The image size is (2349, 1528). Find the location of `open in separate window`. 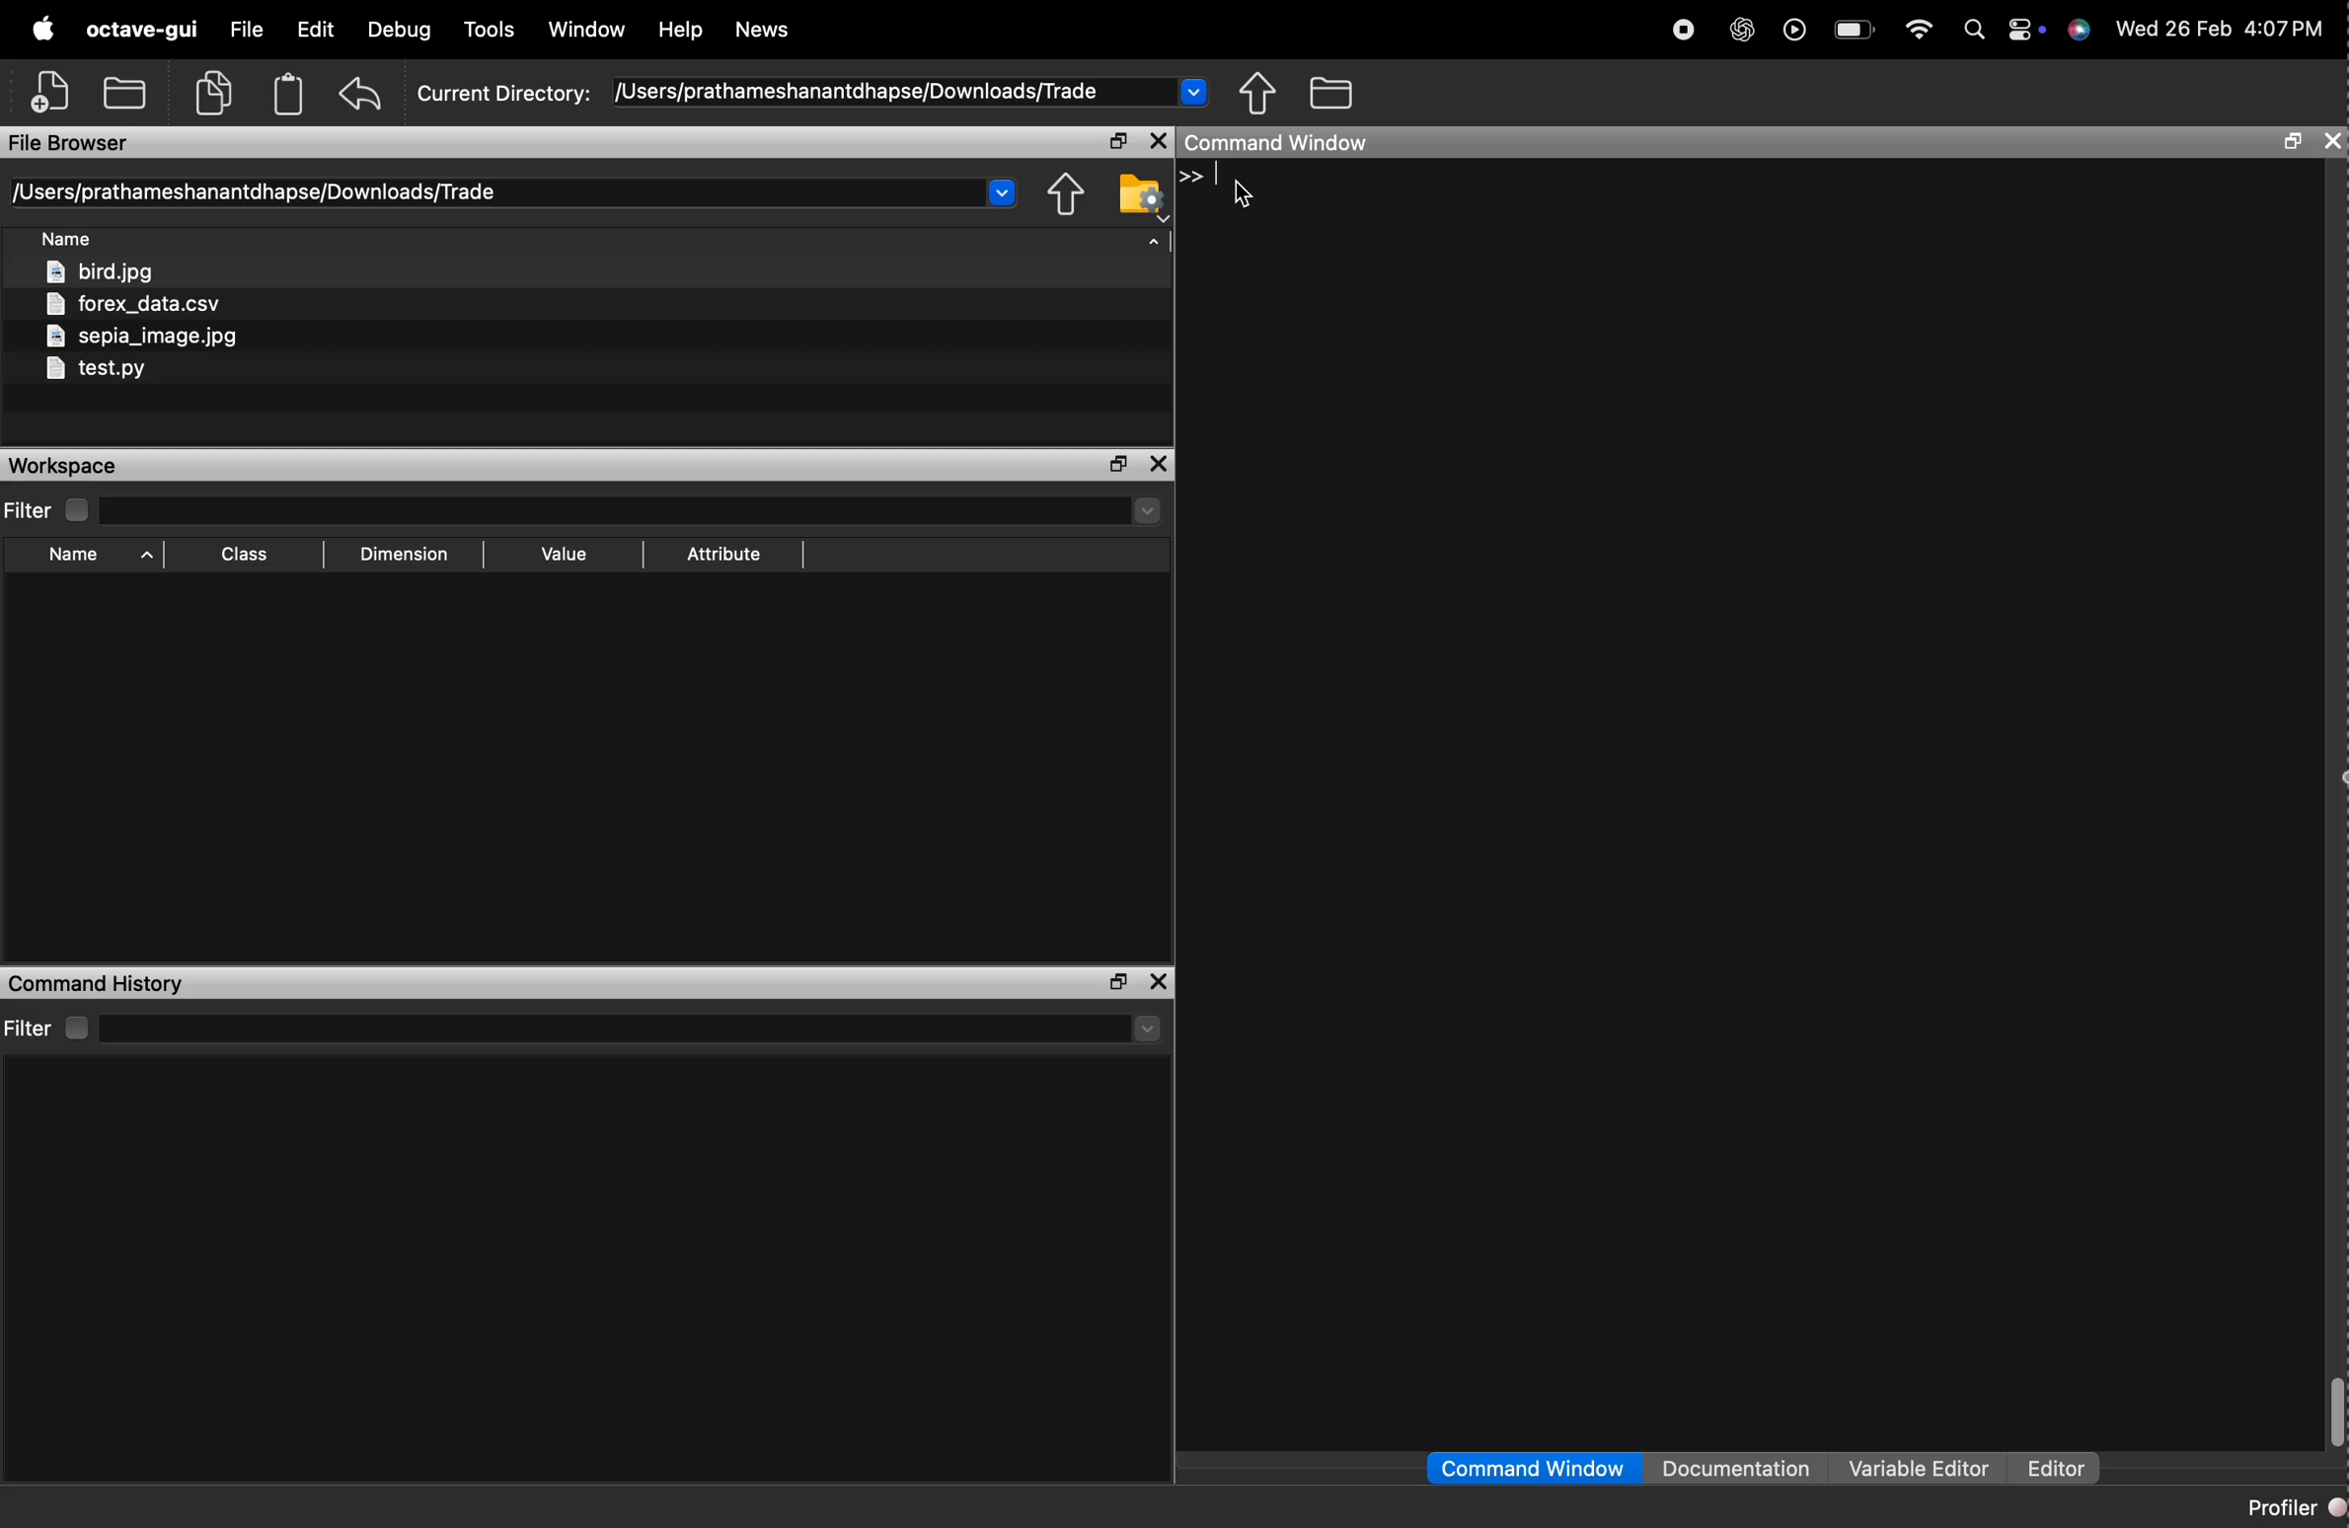

open in separate window is located at coordinates (2295, 142).